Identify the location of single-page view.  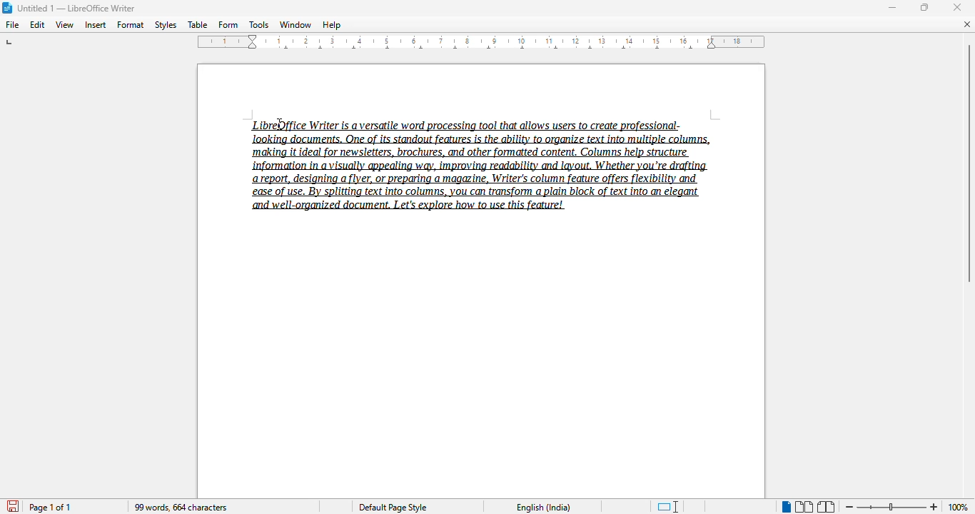
(785, 508).